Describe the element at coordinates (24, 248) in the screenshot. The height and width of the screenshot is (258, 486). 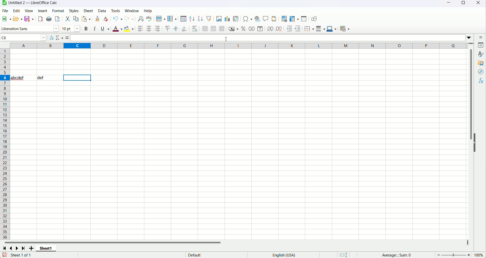
I see `scroll to last sheet` at that location.